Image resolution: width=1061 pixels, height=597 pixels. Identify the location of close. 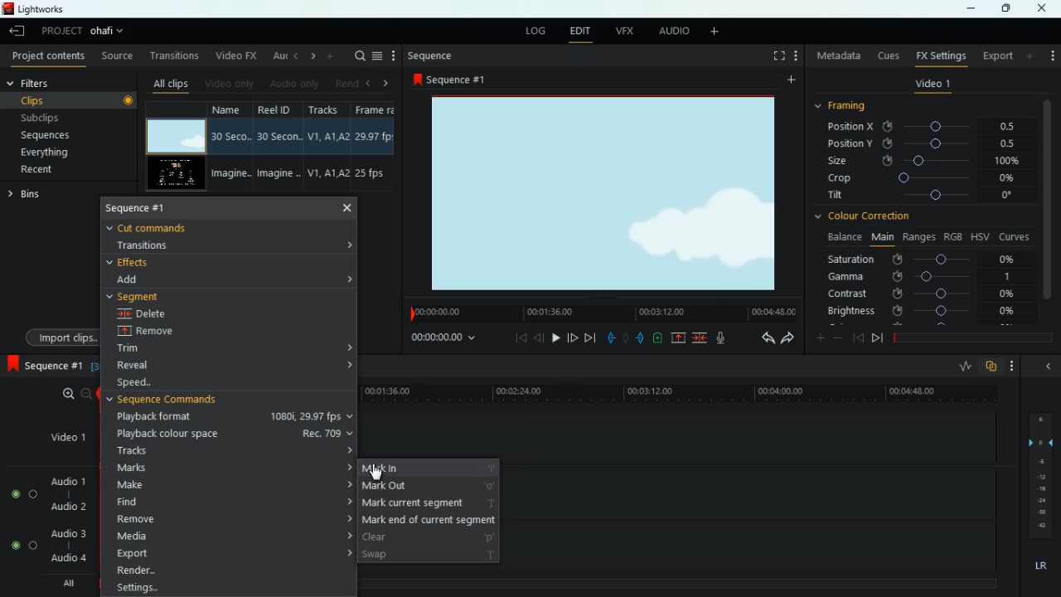
(341, 207).